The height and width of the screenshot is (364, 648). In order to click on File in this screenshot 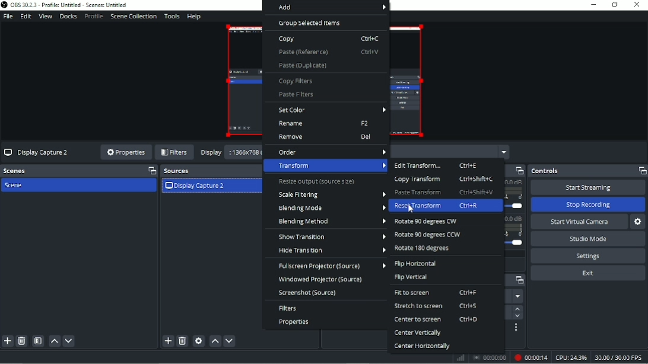, I will do `click(8, 16)`.